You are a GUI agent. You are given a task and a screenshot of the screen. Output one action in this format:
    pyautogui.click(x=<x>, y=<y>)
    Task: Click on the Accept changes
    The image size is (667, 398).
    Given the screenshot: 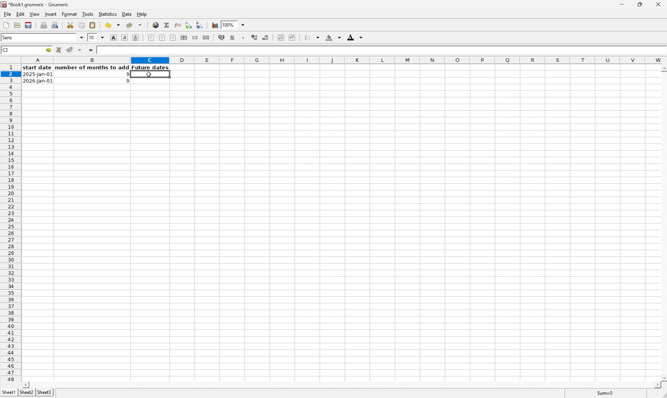 What is the action you would take?
    pyautogui.click(x=70, y=50)
    